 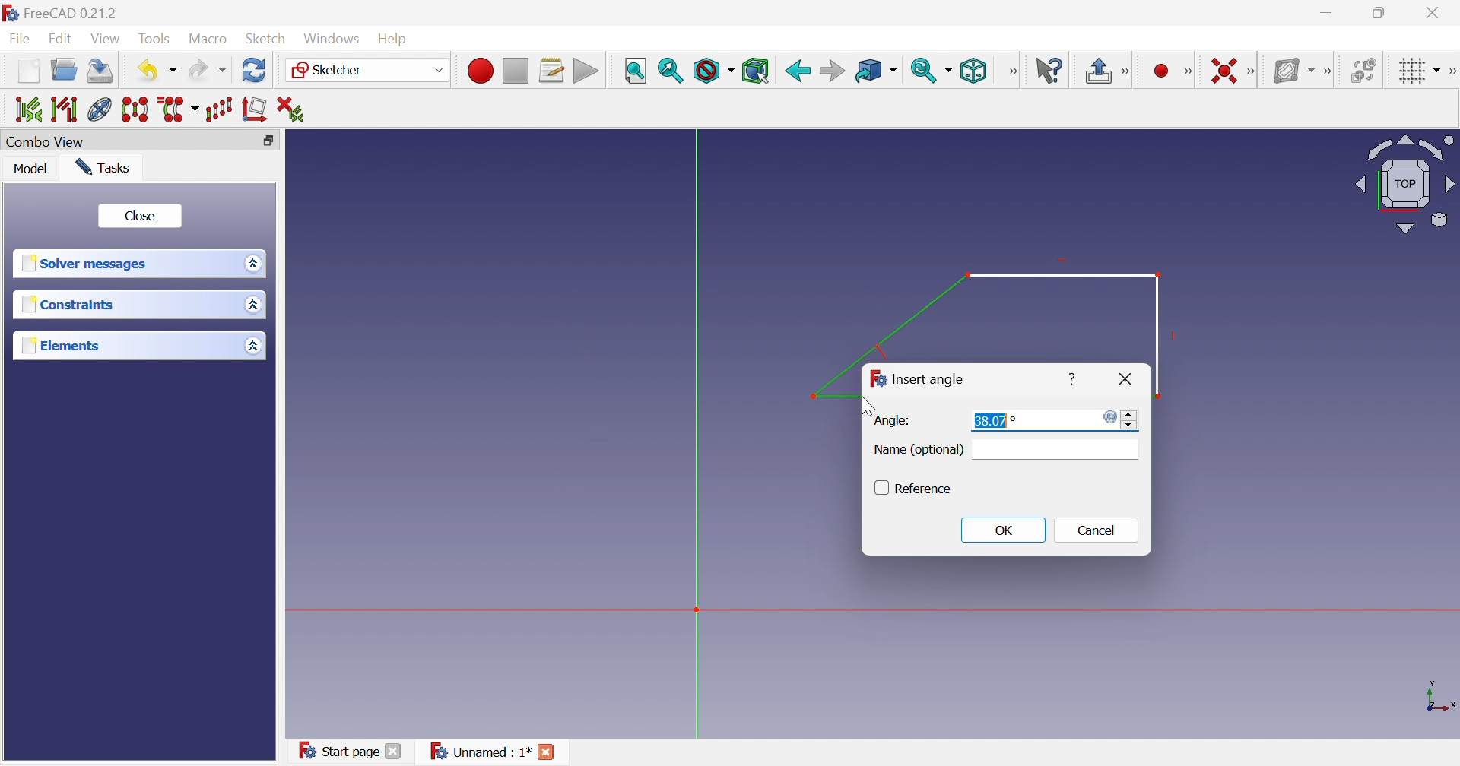 What do you see at coordinates (63, 109) in the screenshot?
I see `Select associated geometry` at bounding box center [63, 109].